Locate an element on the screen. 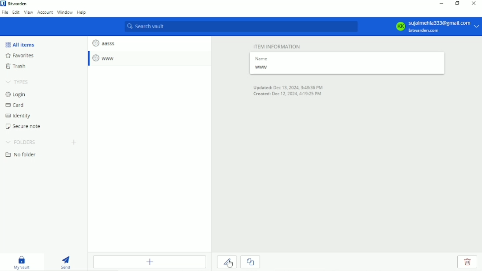 The width and height of the screenshot is (482, 271). aasss is located at coordinates (103, 42).